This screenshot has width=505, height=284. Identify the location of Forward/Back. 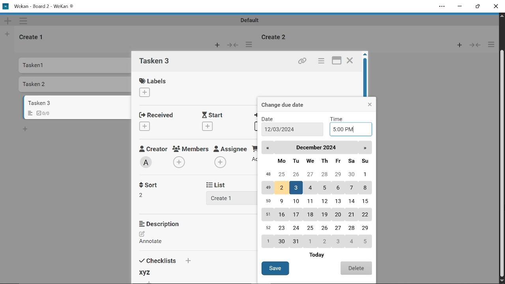
(473, 46).